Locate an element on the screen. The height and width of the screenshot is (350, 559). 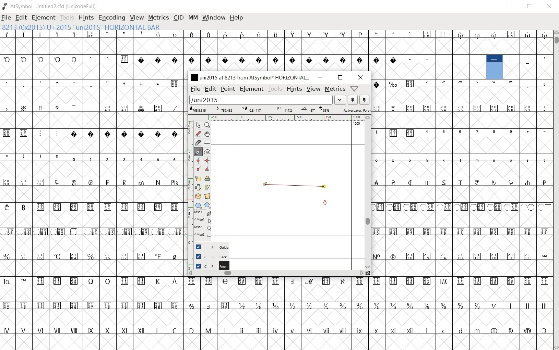
added point is located at coordinates (265, 186).